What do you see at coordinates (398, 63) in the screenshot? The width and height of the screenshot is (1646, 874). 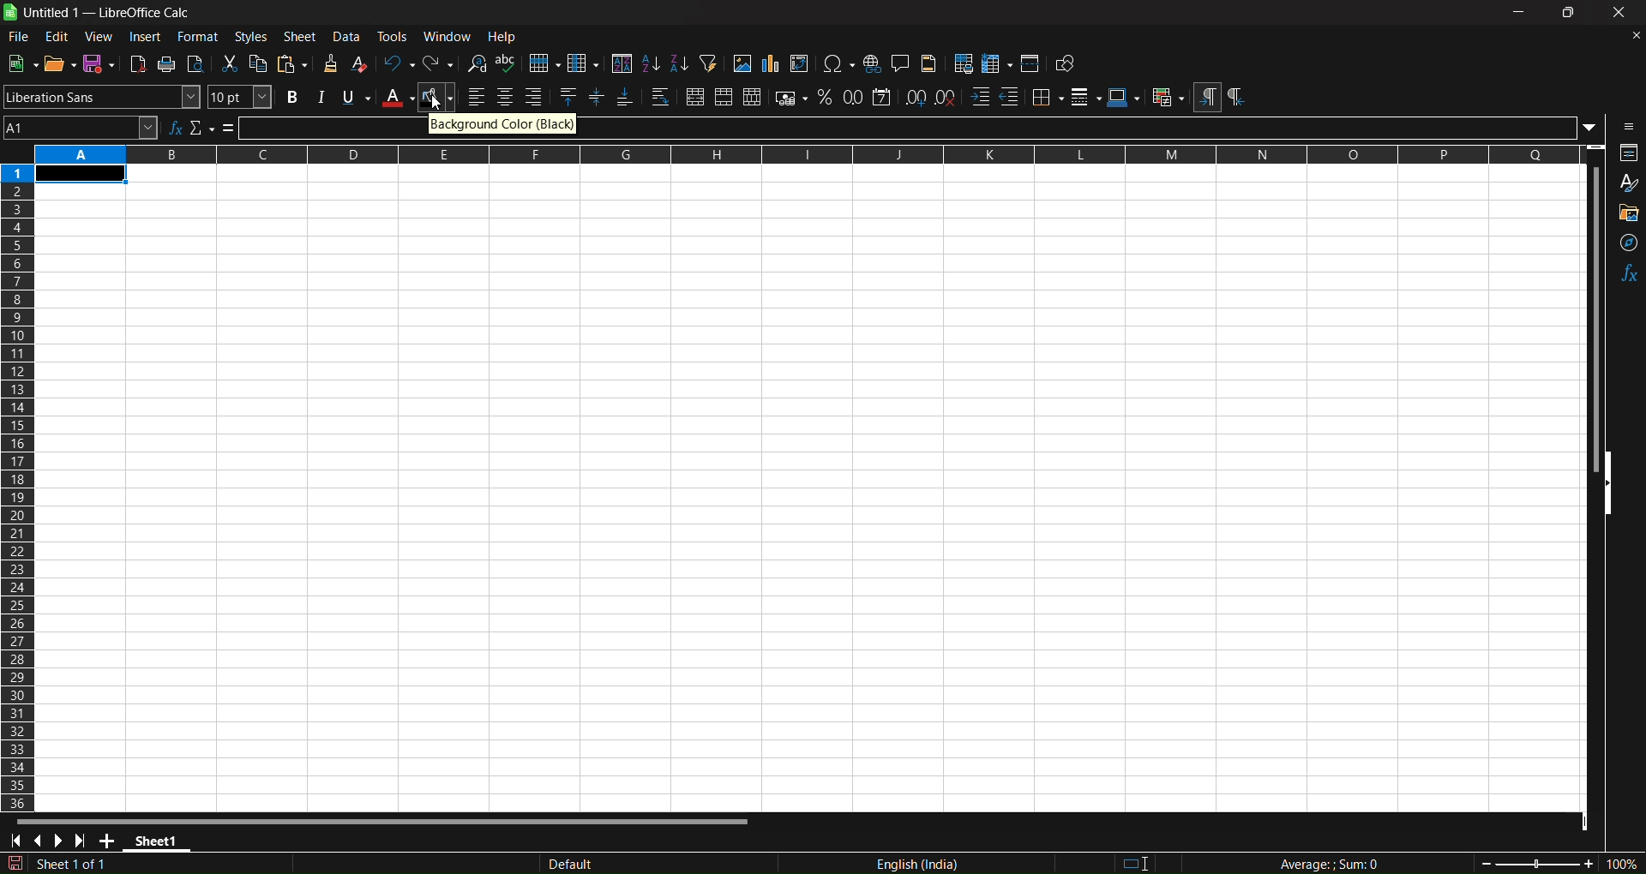 I see `undo` at bounding box center [398, 63].